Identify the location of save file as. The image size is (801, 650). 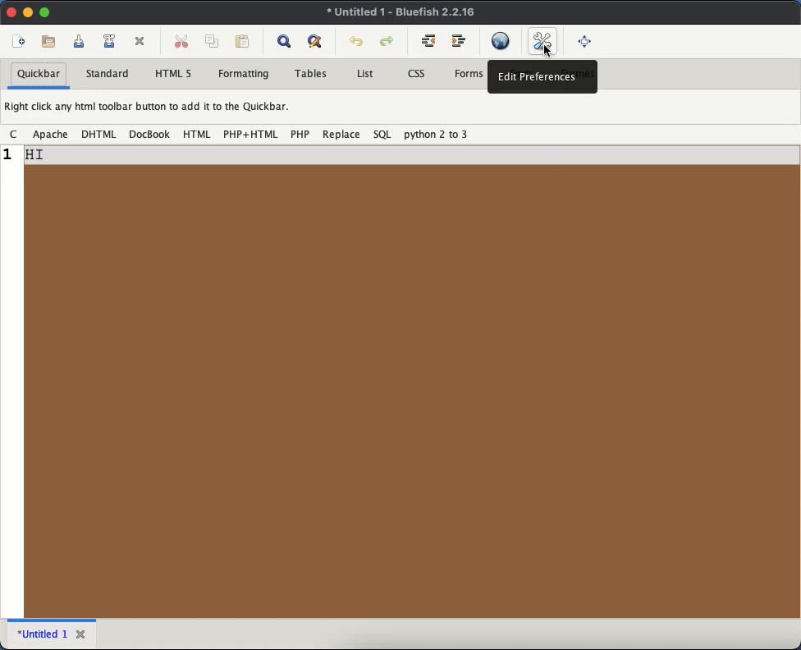
(111, 39).